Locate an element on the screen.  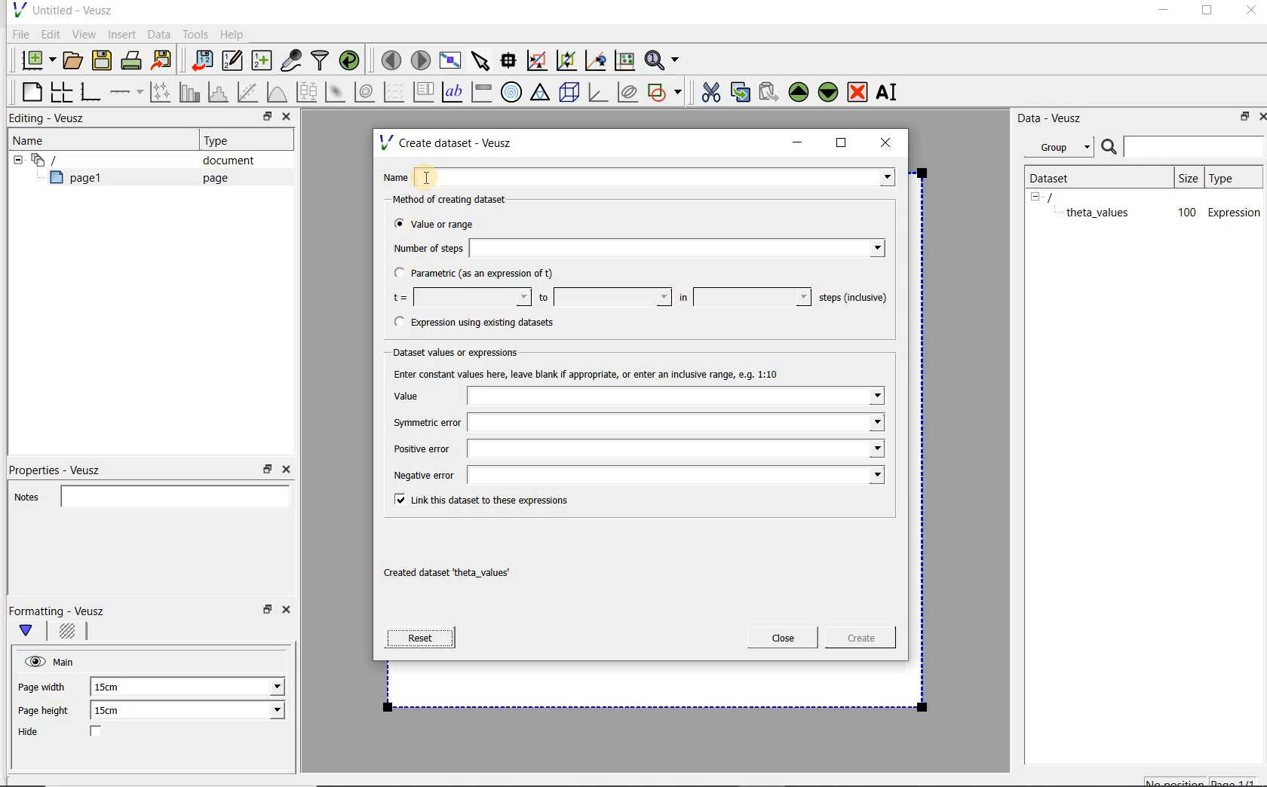
plot covariance ellipses is located at coordinates (628, 92).